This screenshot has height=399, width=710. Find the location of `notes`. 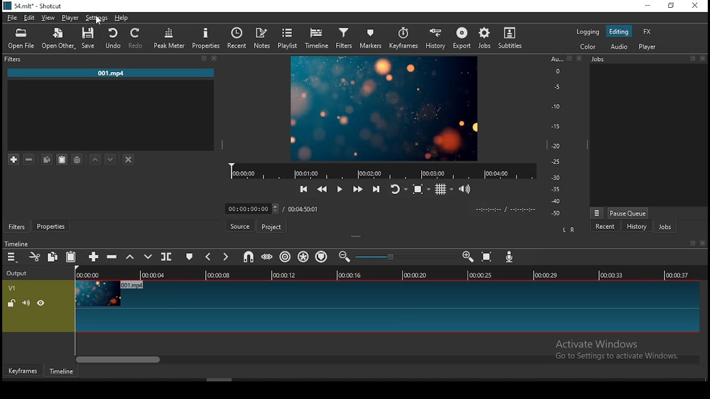

notes is located at coordinates (262, 38).